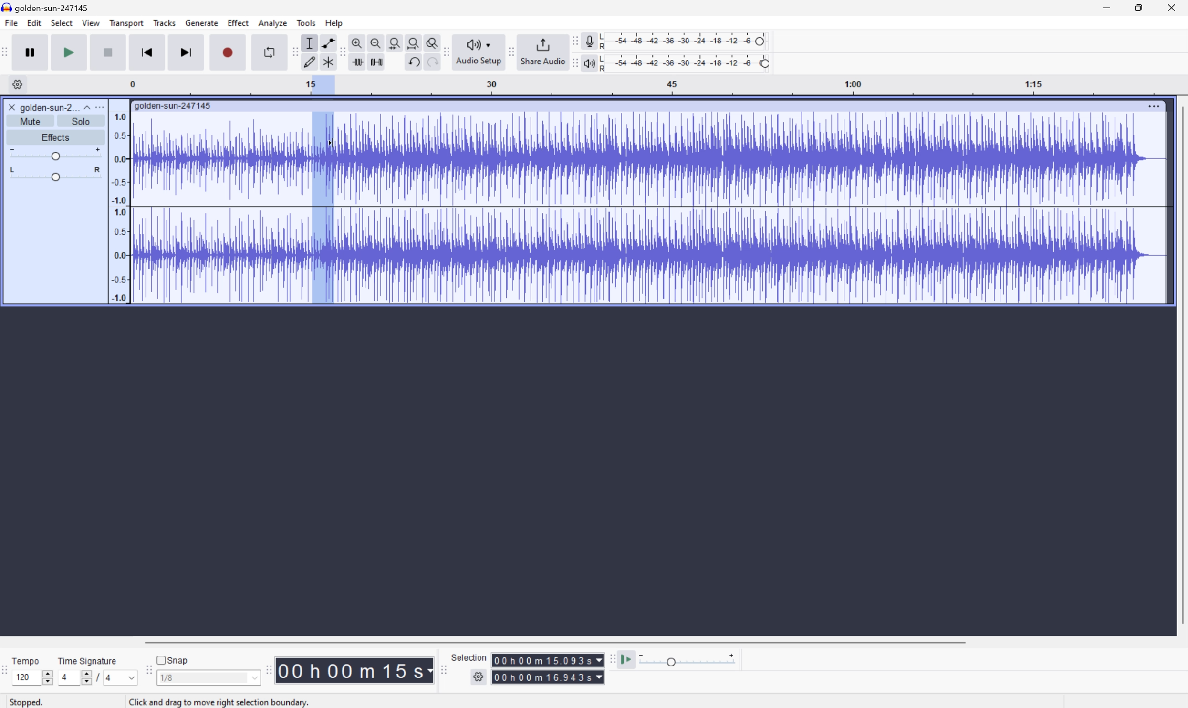 The image size is (1188, 708). What do you see at coordinates (203, 22) in the screenshot?
I see `Generate` at bounding box center [203, 22].